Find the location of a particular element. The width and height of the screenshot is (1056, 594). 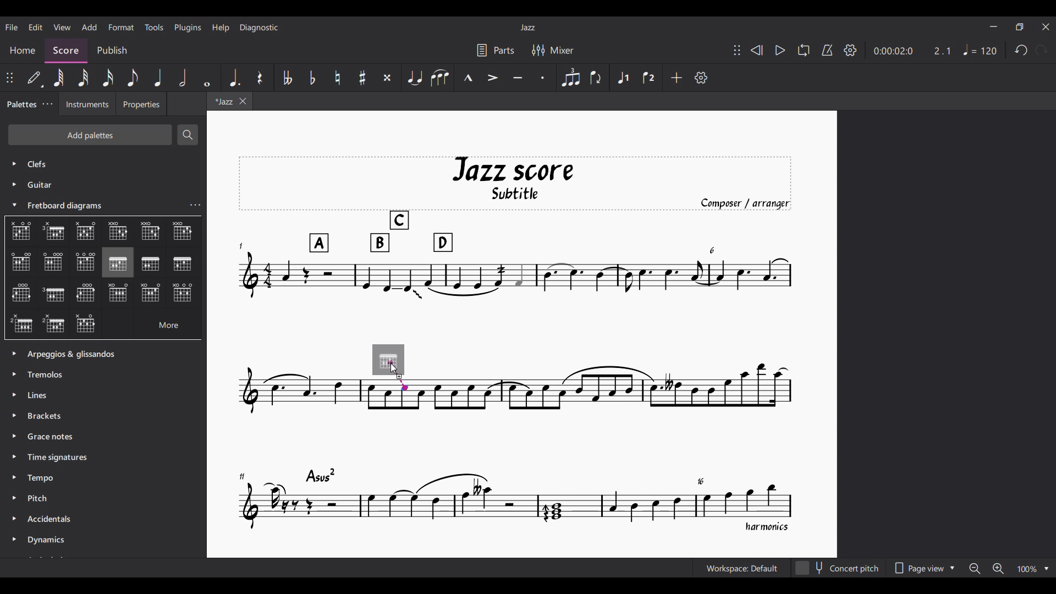

Chart5 is located at coordinates (183, 232).